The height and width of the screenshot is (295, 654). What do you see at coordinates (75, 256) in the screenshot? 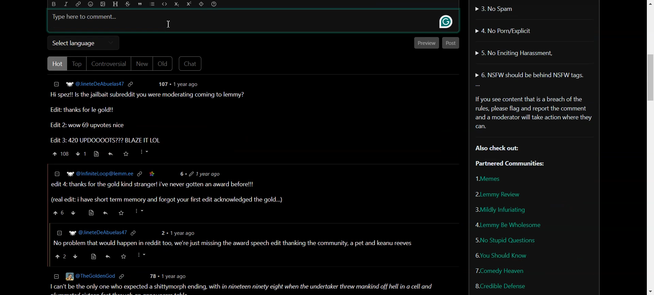
I see `downvote` at bounding box center [75, 256].